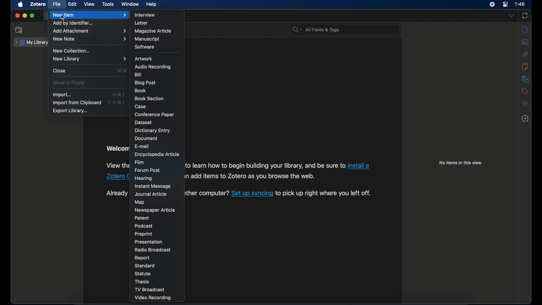  Describe the element at coordinates (264, 165) in the screenshot. I see `to learn how to begin building your library, and be sure to` at that location.